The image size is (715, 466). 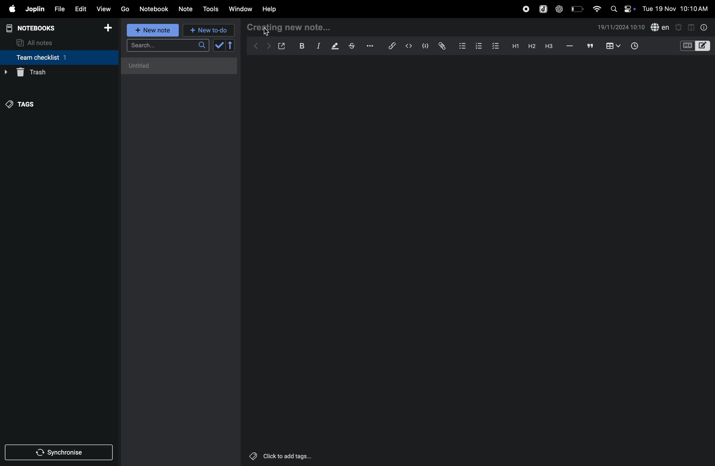 What do you see at coordinates (59, 8) in the screenshot?
I see `file` at bounding box center [59, 8].